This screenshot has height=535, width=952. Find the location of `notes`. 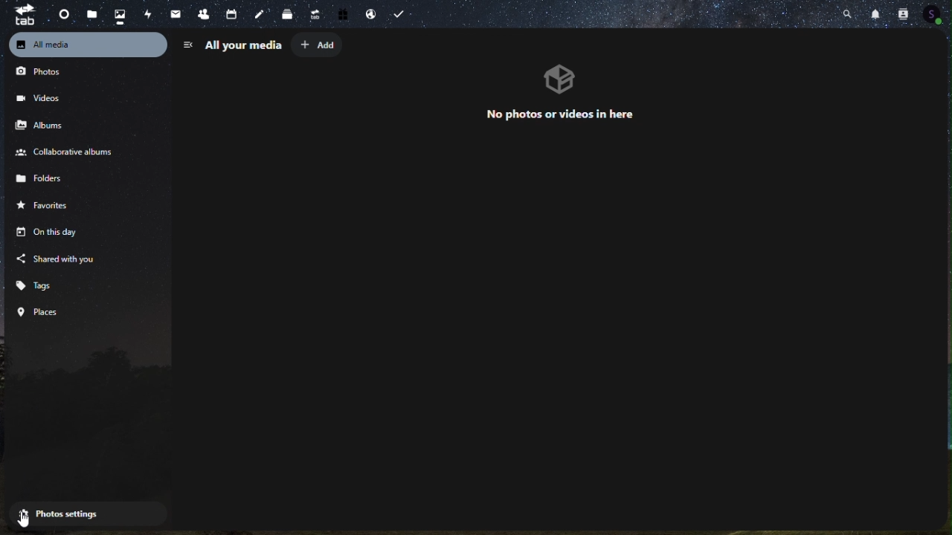

notes is located at coordinates (260, 15).